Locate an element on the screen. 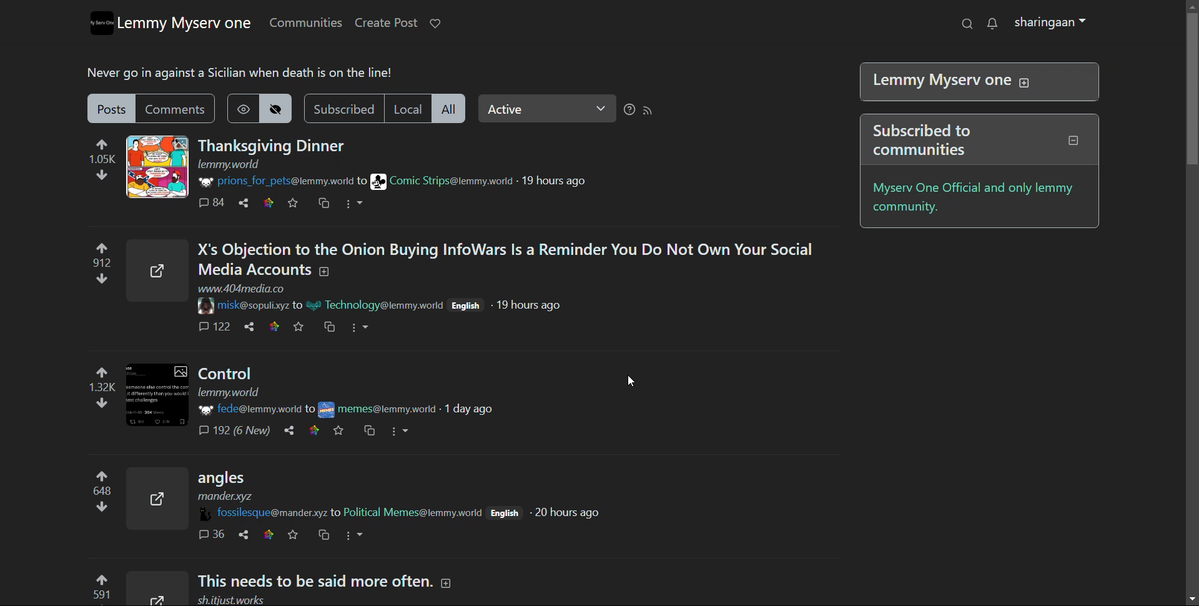 This screenshot has height=606, width=1199. Subscribed to communities is located at coordinates (977, 141).